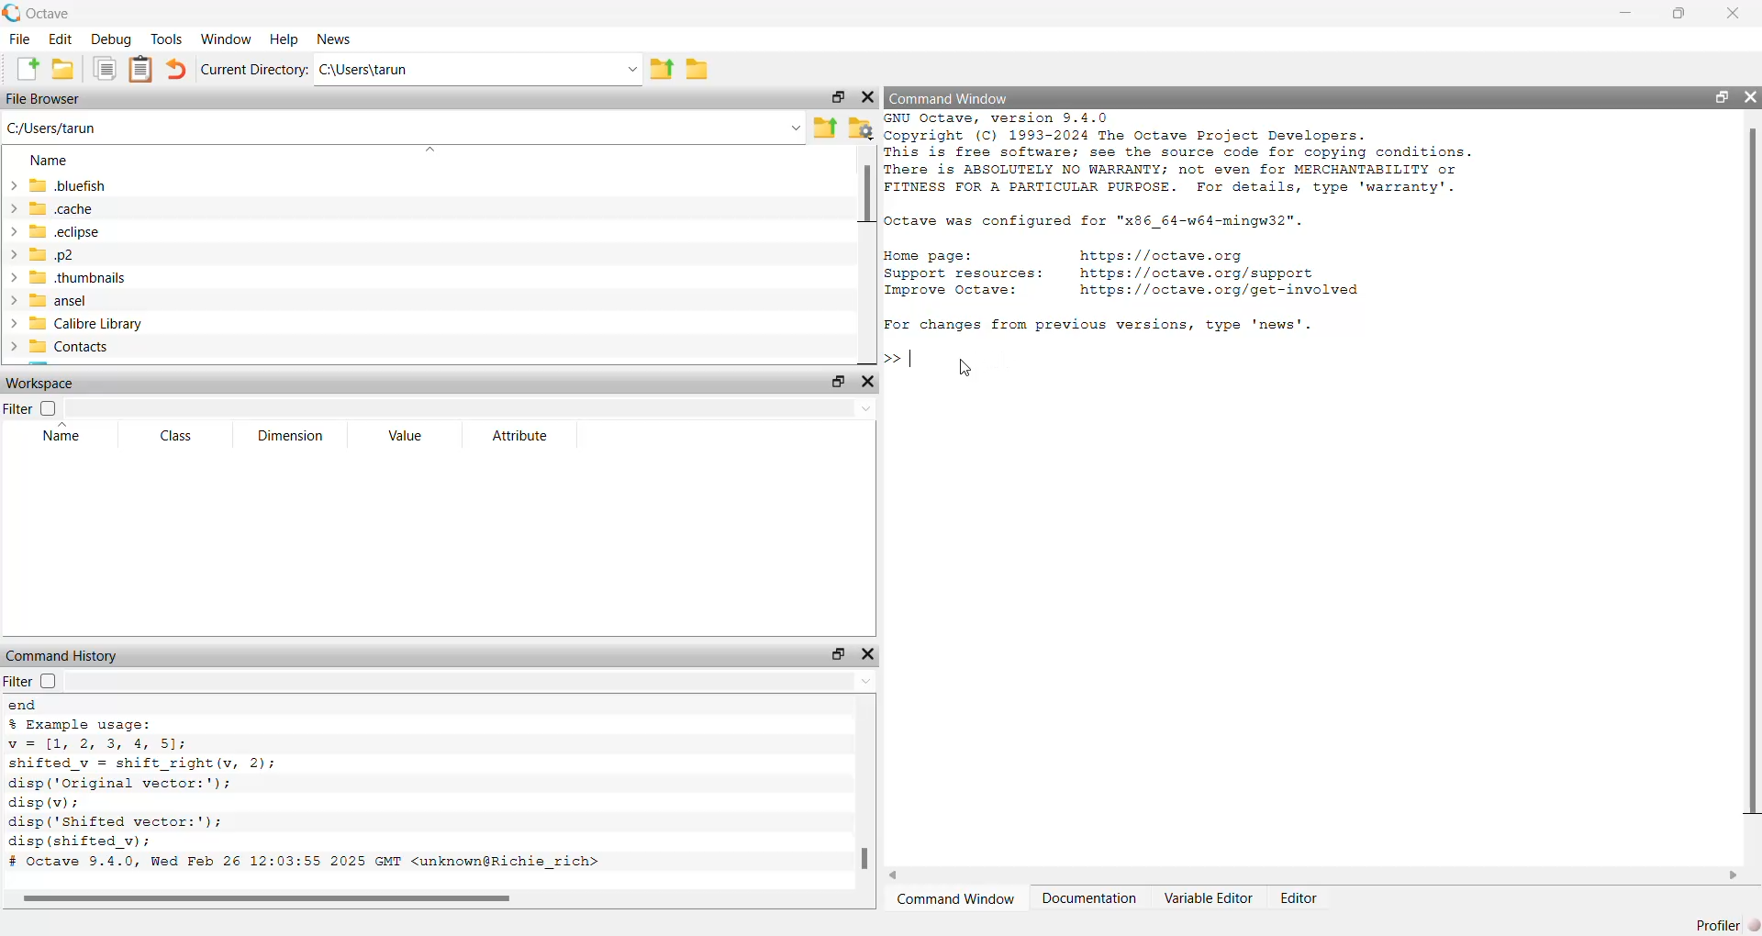  Describe the element at coordinates (225, 725) in the screenshot. I see `% Example usage` at that location.